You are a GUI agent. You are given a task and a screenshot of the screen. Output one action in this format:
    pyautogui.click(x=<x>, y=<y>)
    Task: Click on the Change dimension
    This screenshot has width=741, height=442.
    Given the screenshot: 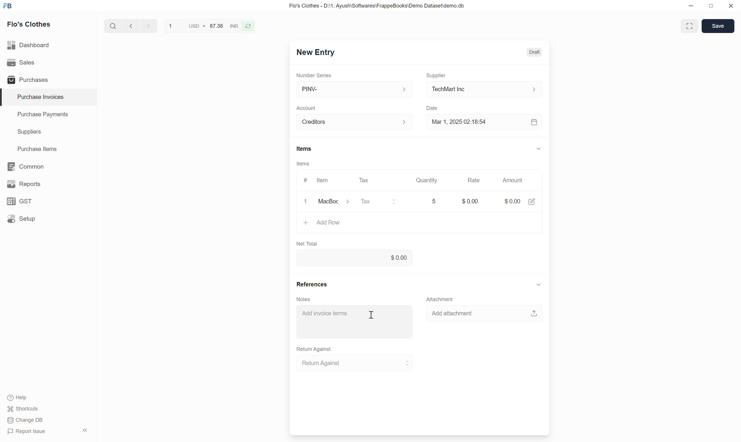 What is the action you would take?
    pyautogui.click(x=711, y=6)
    